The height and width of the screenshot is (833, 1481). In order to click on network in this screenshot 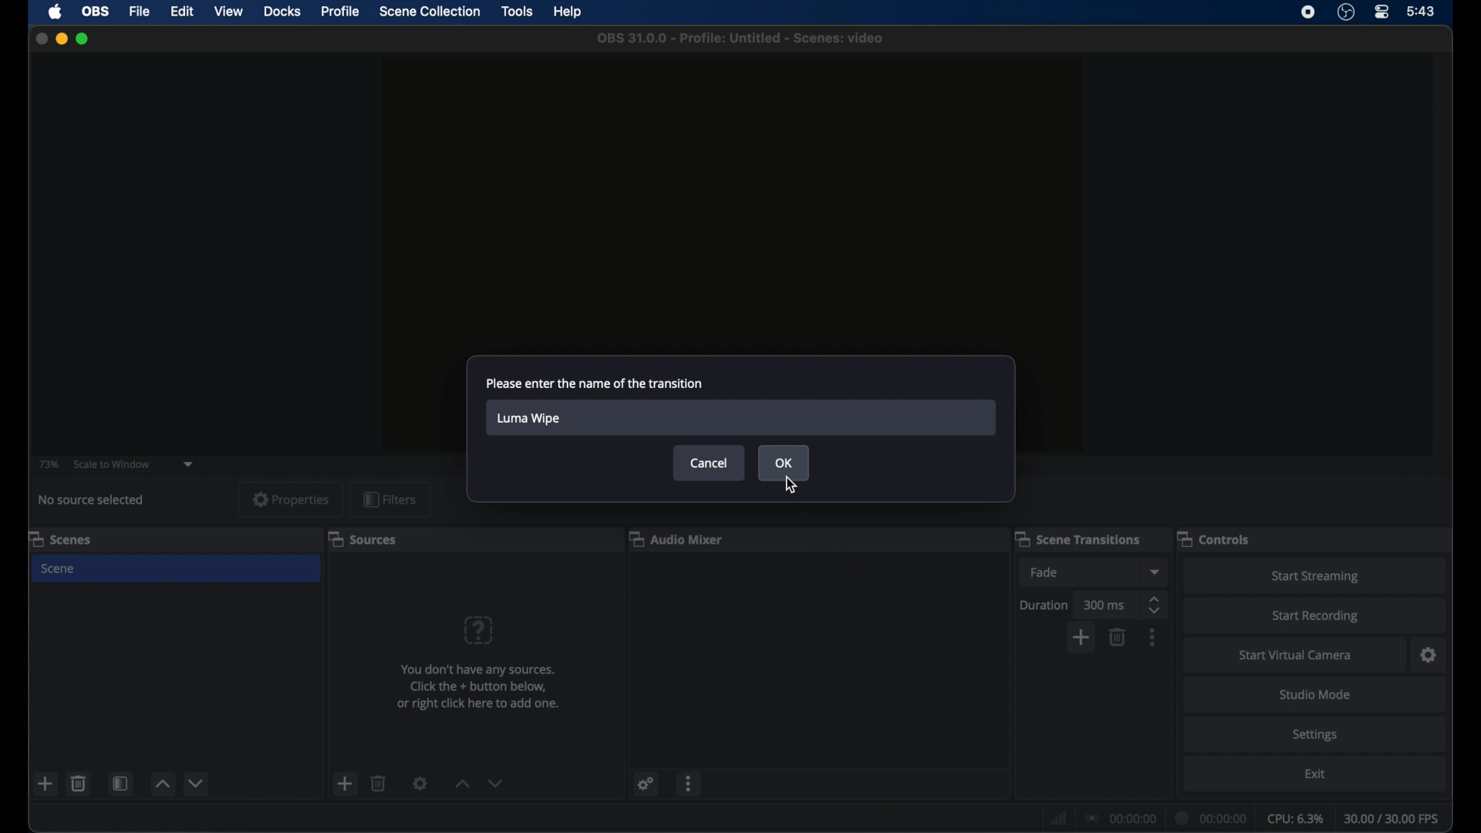, I will do `click(1059, 818)`.